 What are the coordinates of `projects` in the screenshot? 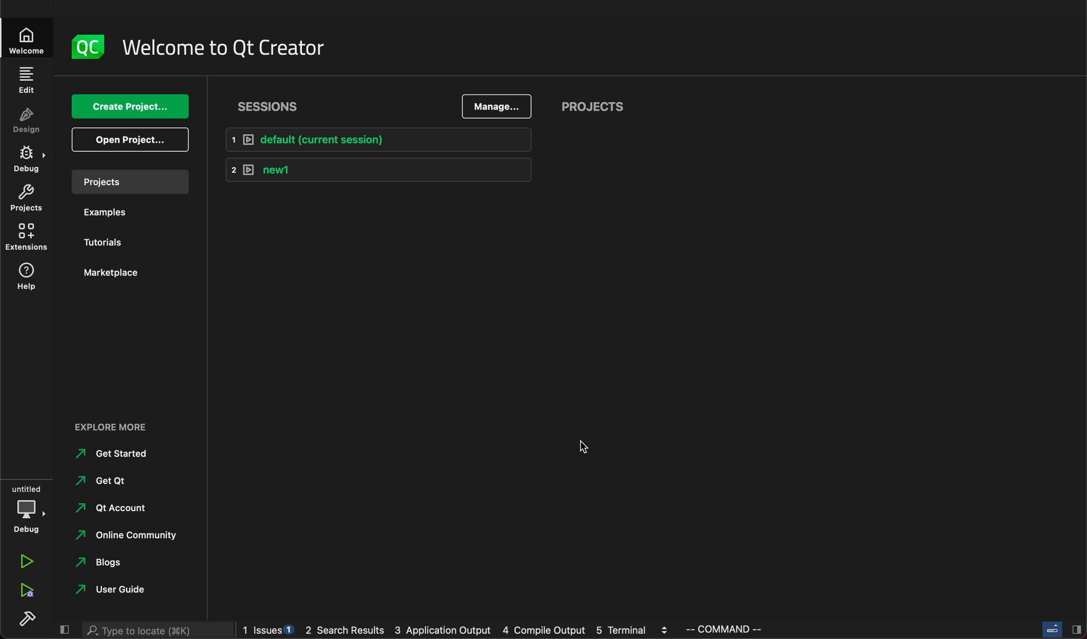 It's located at (130, 182).